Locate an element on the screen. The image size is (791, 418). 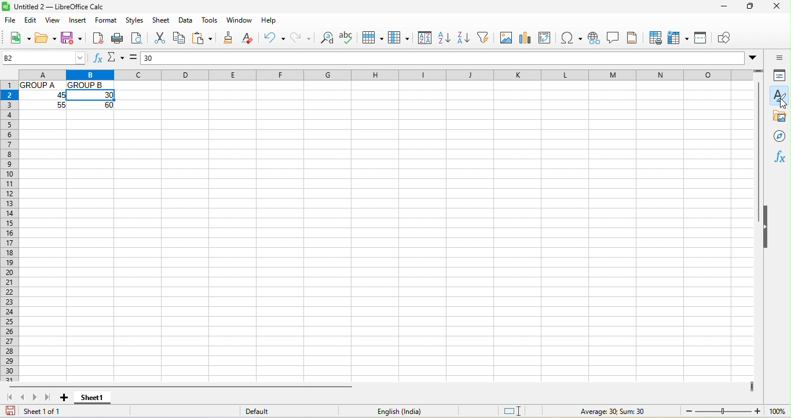
column is located at coordinates (398, 38).